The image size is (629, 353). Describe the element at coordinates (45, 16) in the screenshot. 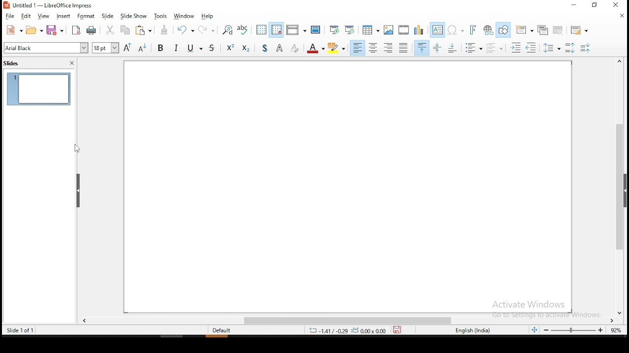

I see `view` at that location.